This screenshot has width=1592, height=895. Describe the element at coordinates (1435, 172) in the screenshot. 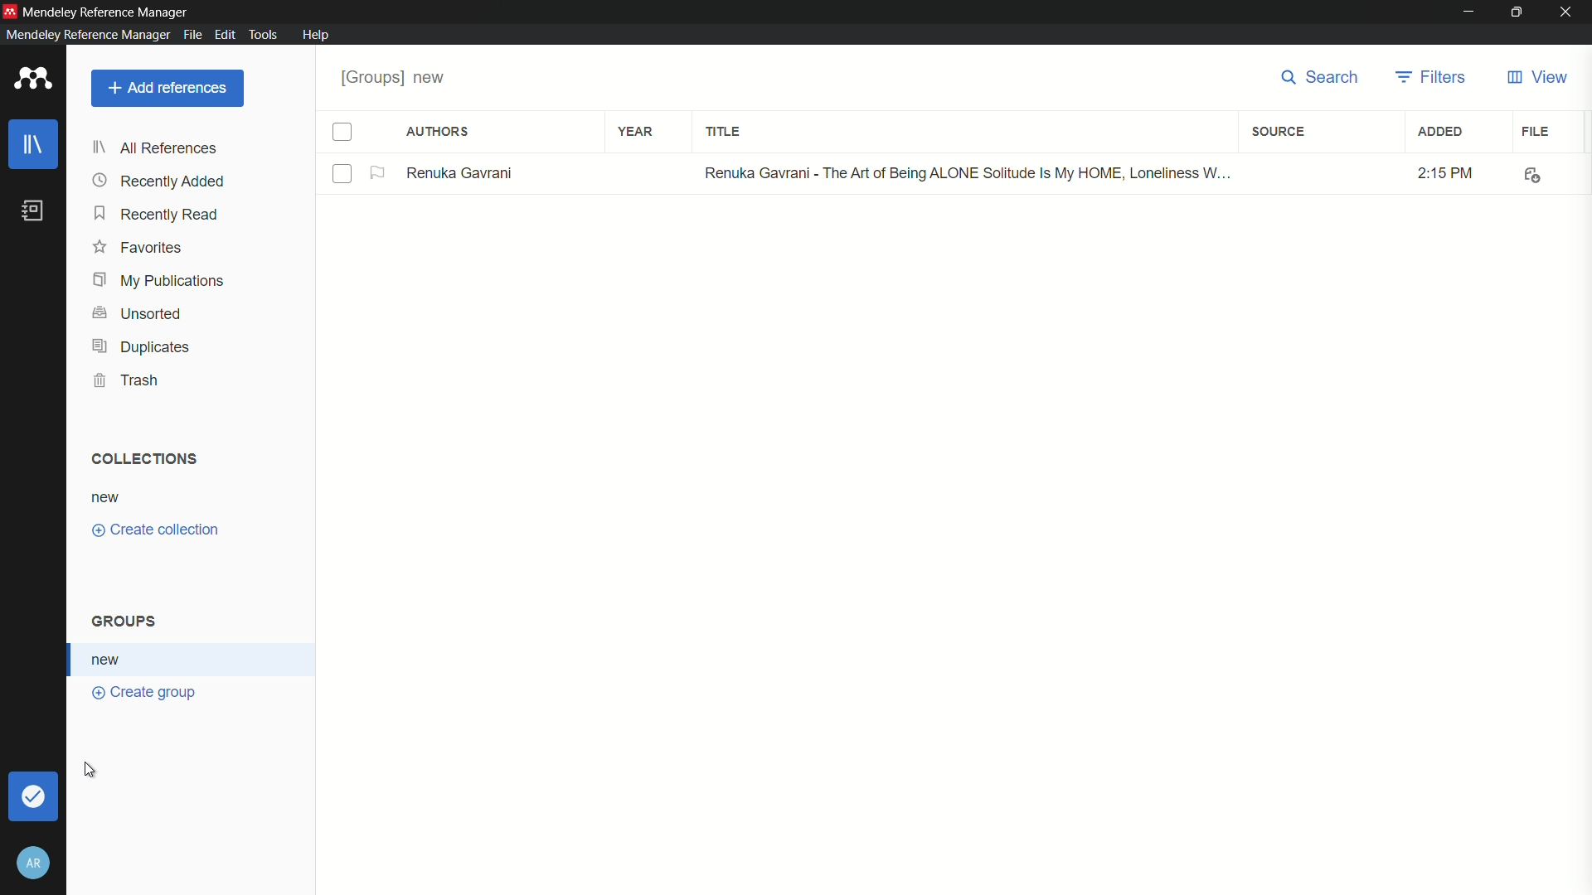

I see `2:15 PM` at that location.